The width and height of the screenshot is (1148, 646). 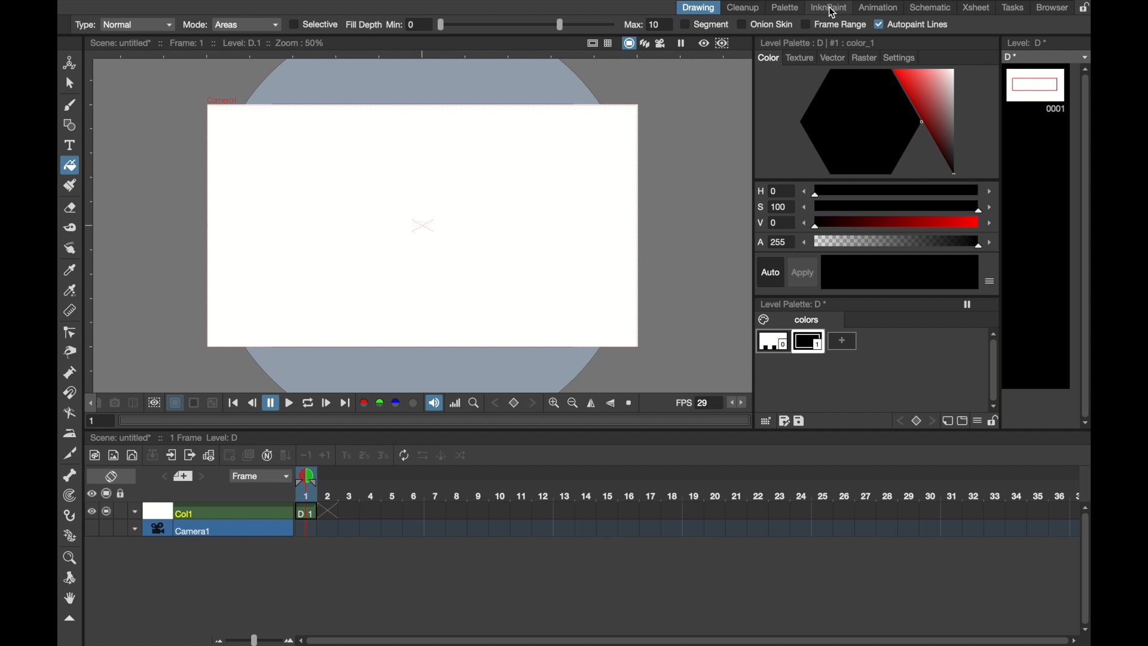 I want to click on min, so click(x=402, y=24).